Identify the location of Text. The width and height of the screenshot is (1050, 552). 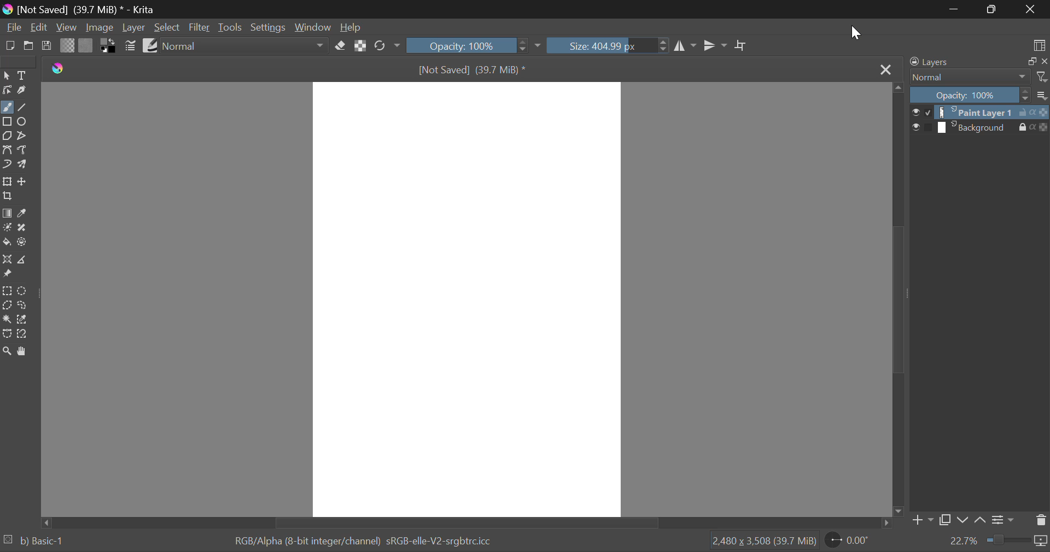
(22, 76).